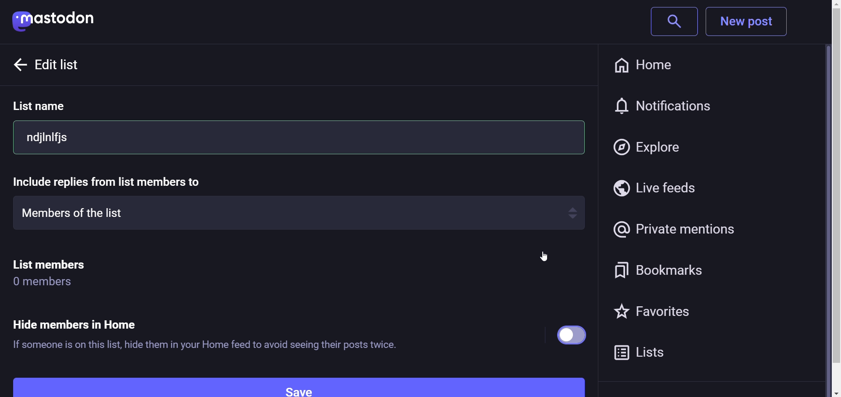 This screenshot has height=397, width=841. Describe the element at coordinates (826, 393) in the screenshot. I see `scroll down` at that location.